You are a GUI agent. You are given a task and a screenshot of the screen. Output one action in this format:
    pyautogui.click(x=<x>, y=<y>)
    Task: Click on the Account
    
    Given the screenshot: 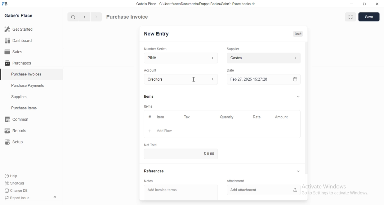 What is the action you would take?
    pyautogui.click(x=150, y=70)
    